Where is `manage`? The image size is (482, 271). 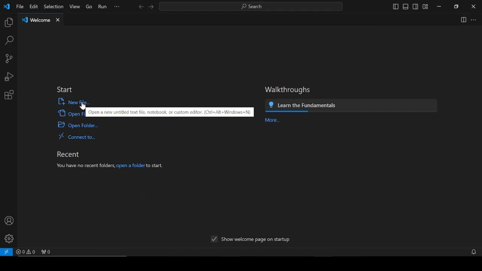 manage is located at coordinates (9, 239).